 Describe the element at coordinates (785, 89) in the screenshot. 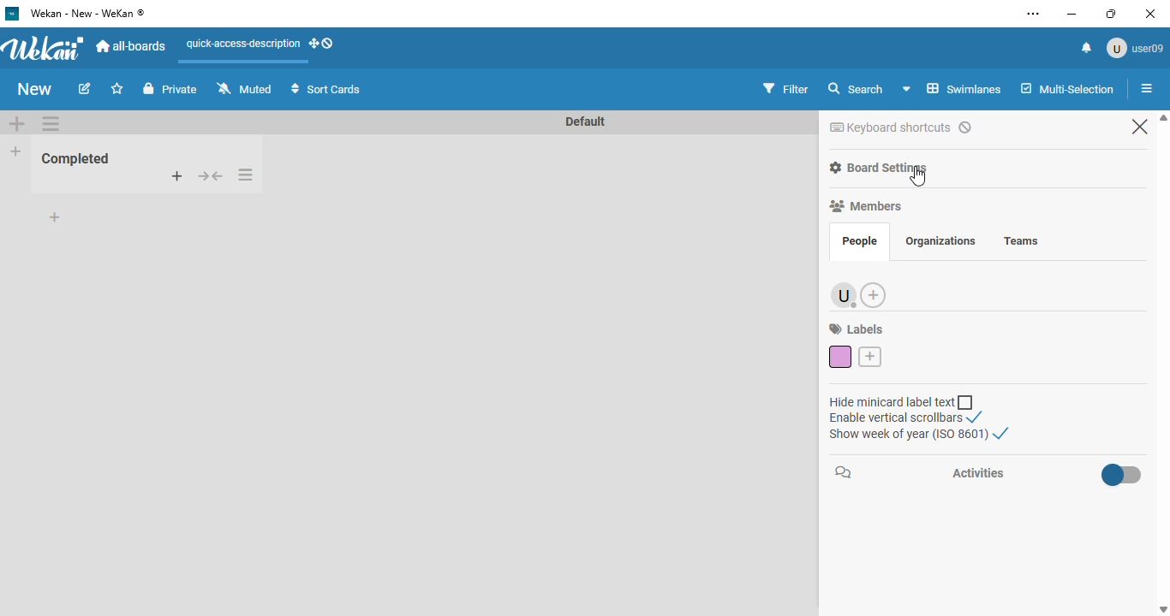

I see `filter` at that location.